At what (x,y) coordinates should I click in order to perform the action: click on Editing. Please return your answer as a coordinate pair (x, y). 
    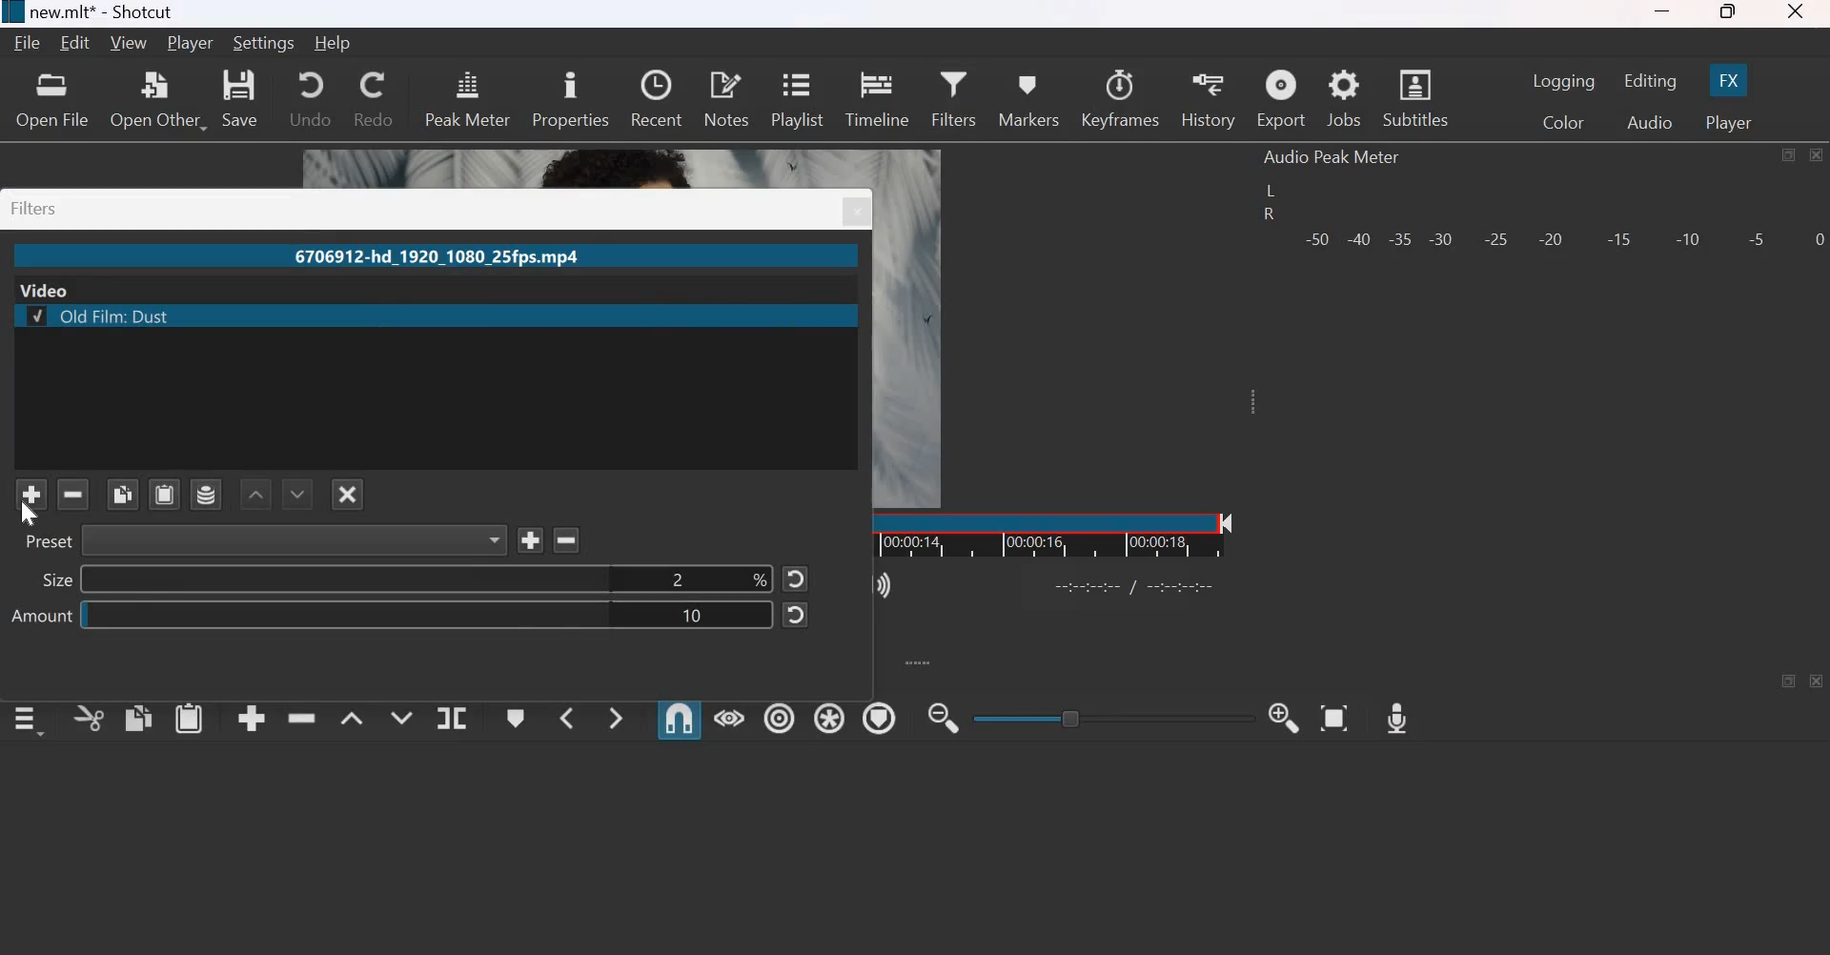
    Looking at the image, I should click on (1649, 81).